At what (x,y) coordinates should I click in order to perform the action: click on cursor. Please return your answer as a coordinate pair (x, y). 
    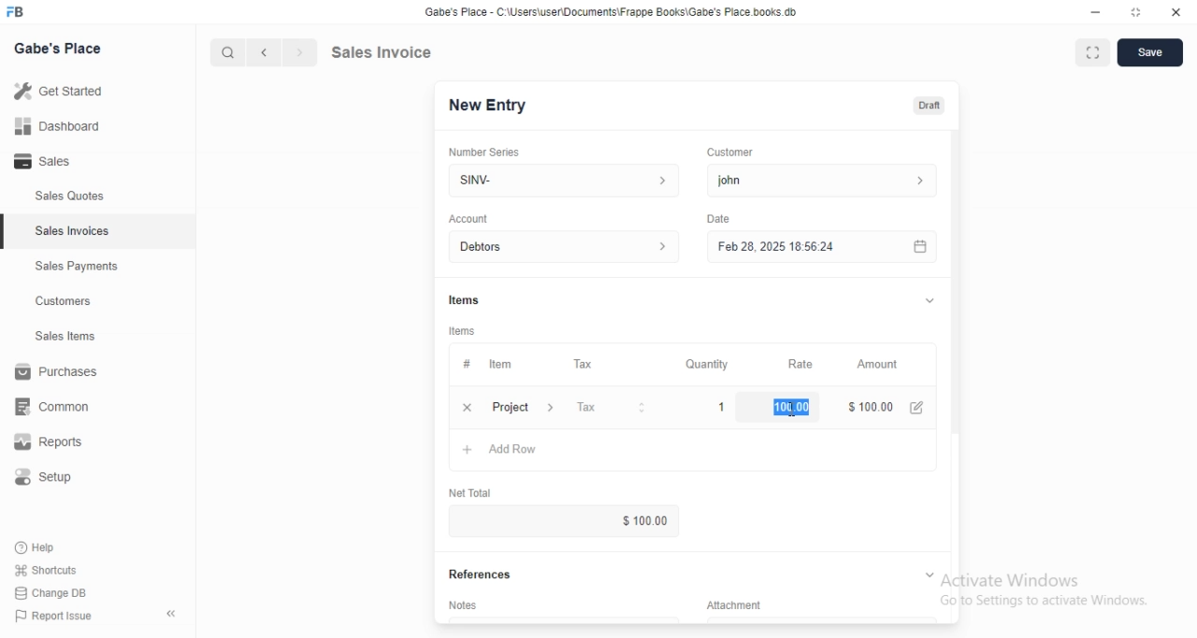
    Looking at the image, I should click on (795, 413).